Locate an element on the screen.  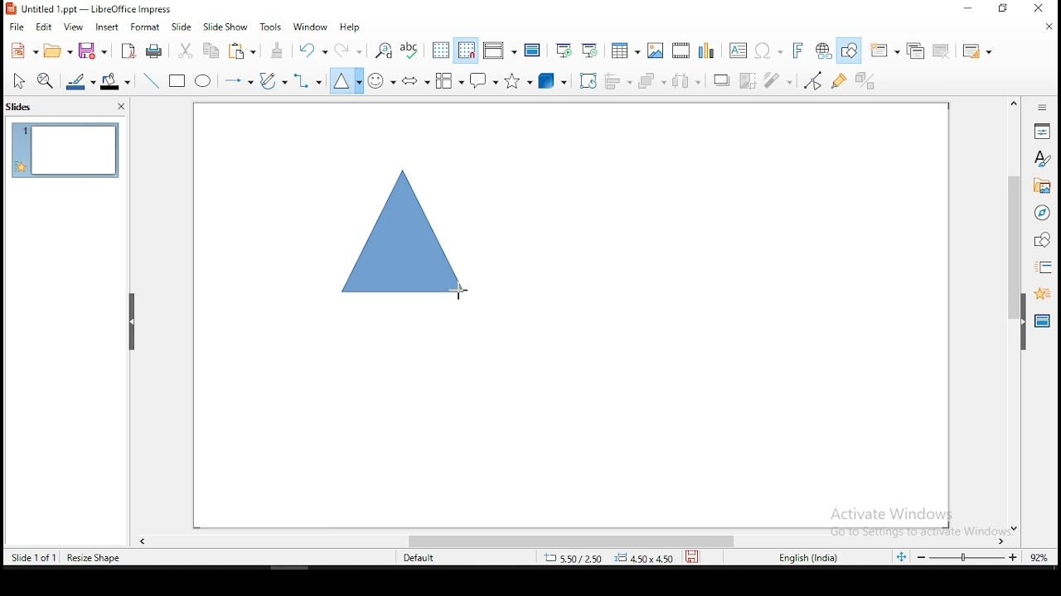
properties is located at coordinates (1044, 130).